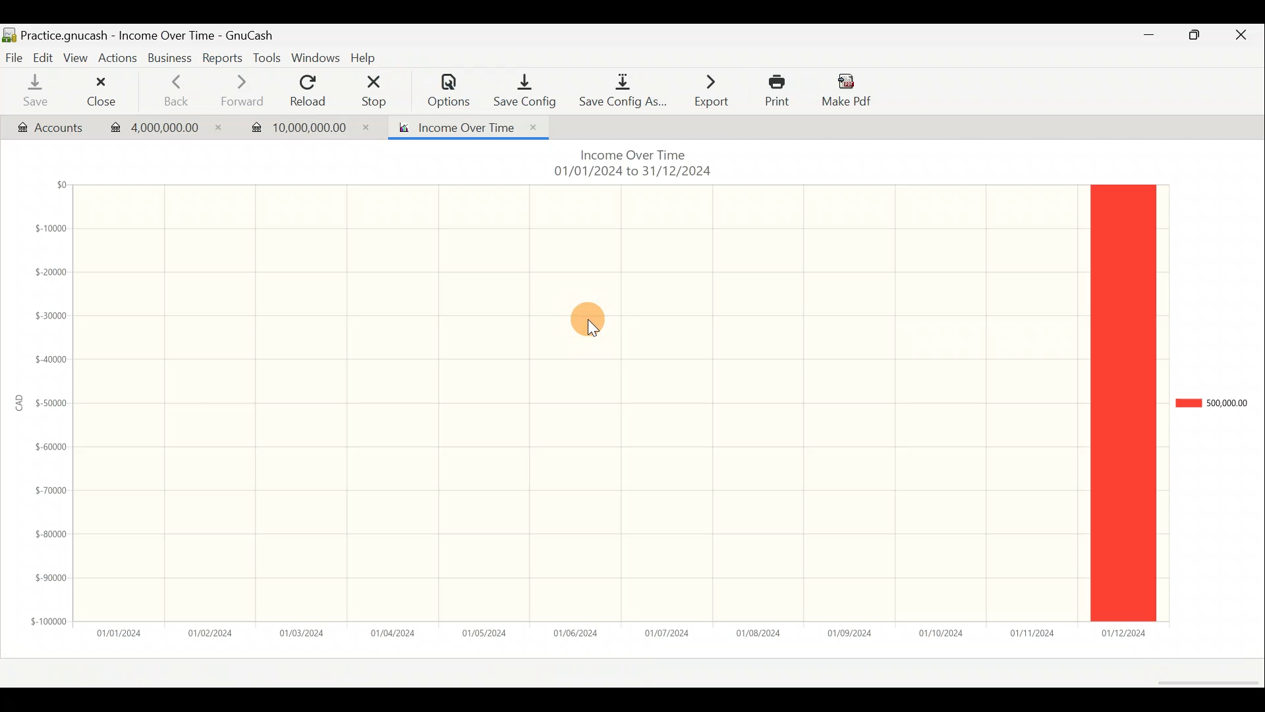  Describe the element at coordinates (942, 632) in the screenshot. I see `01/10/2024` at that location.